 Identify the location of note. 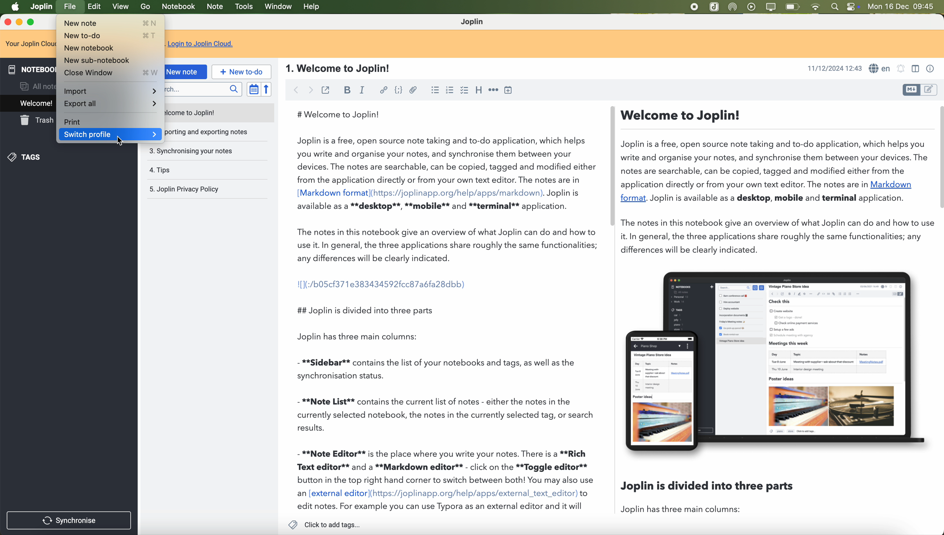
(216, 7).